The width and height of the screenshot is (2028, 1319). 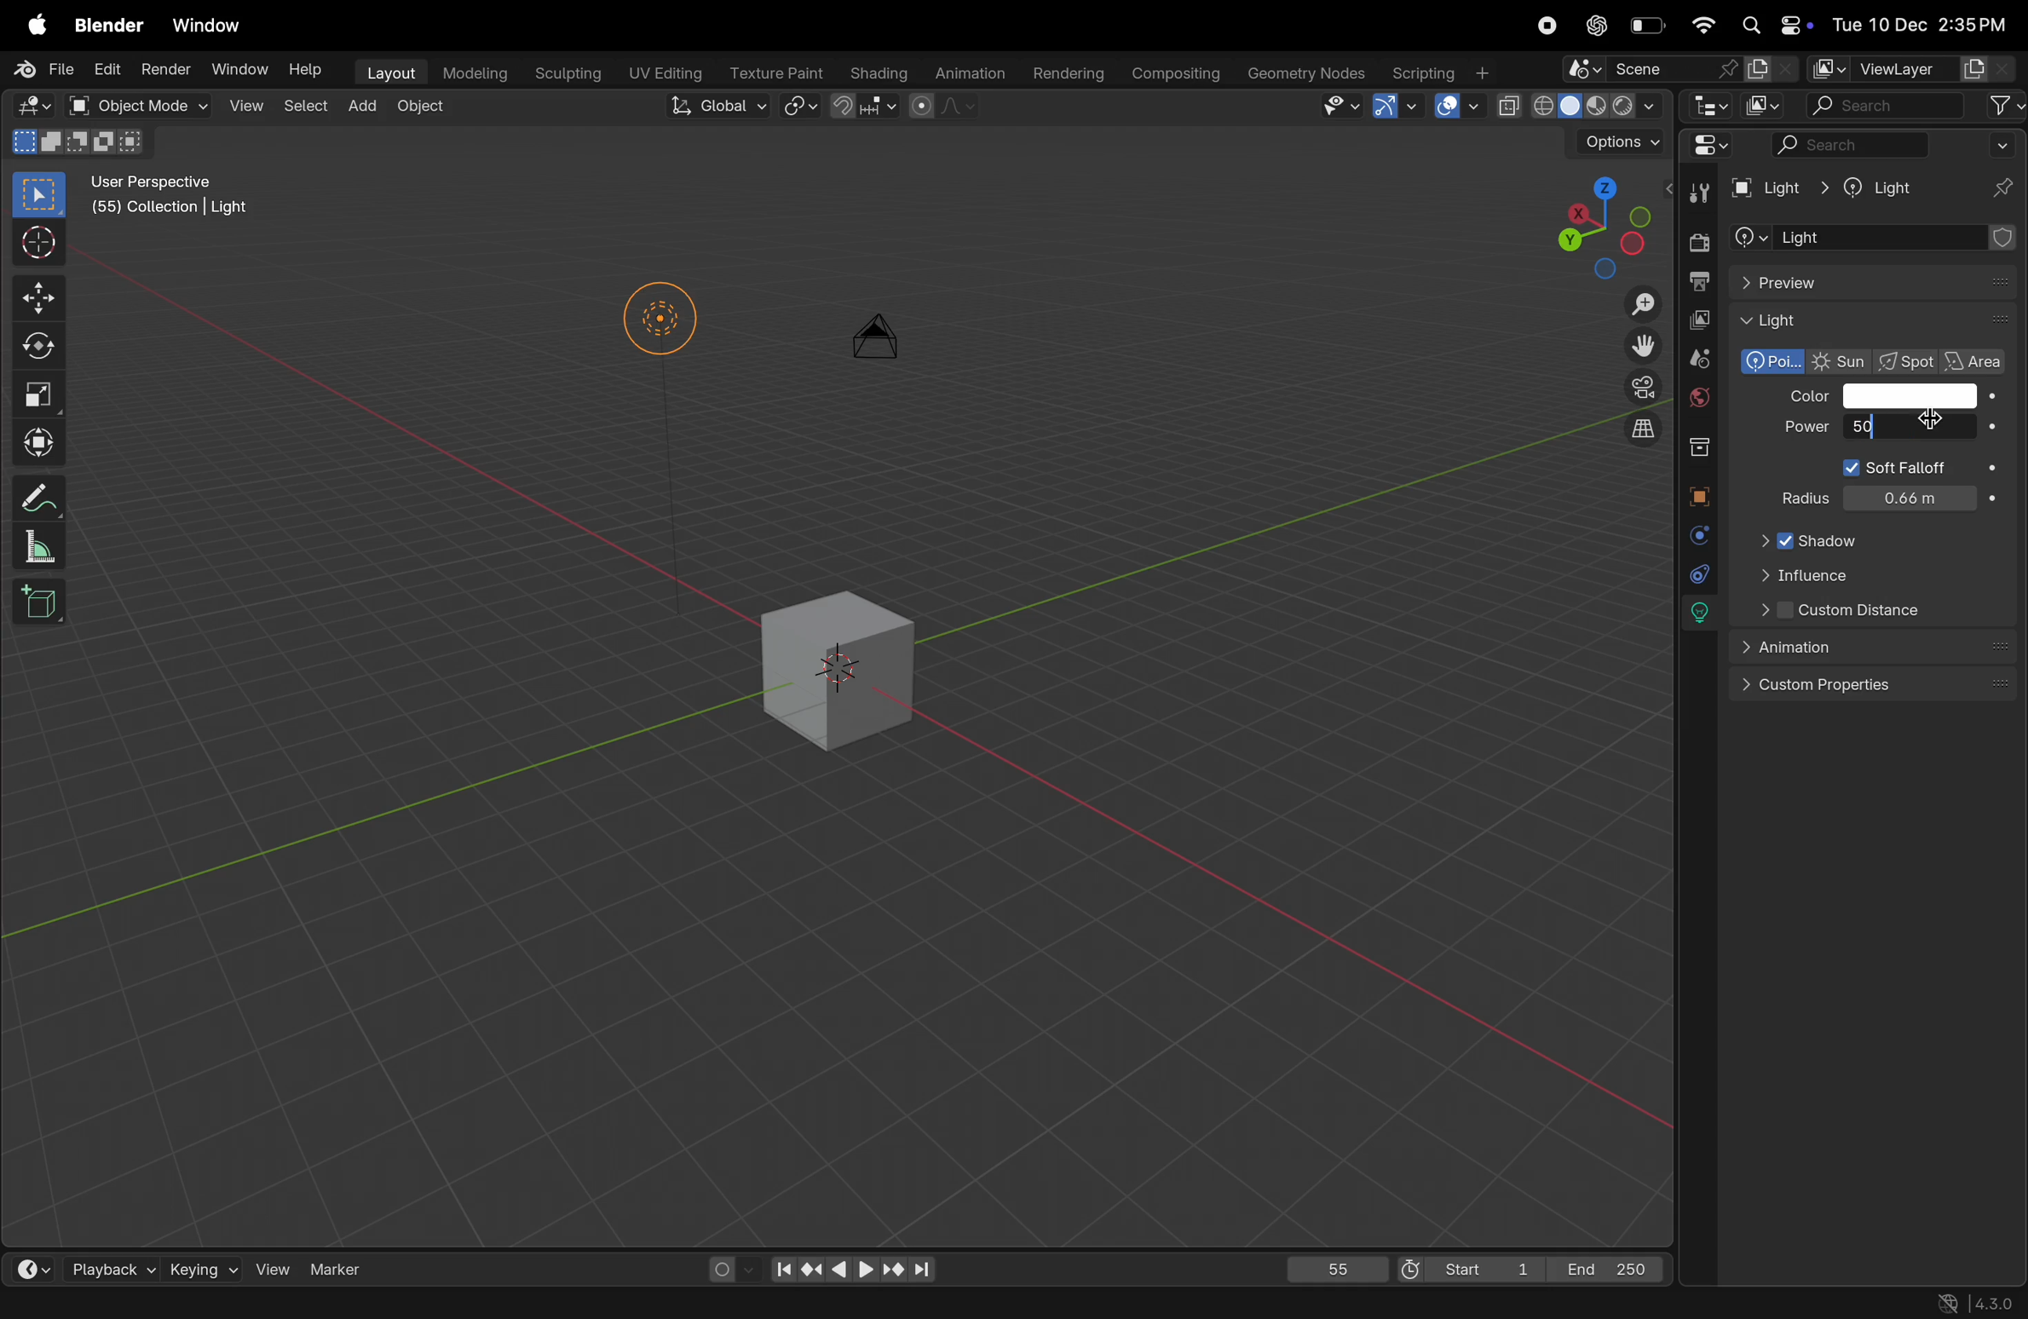 I want to click on 10000, so click(x=1921, y=429).